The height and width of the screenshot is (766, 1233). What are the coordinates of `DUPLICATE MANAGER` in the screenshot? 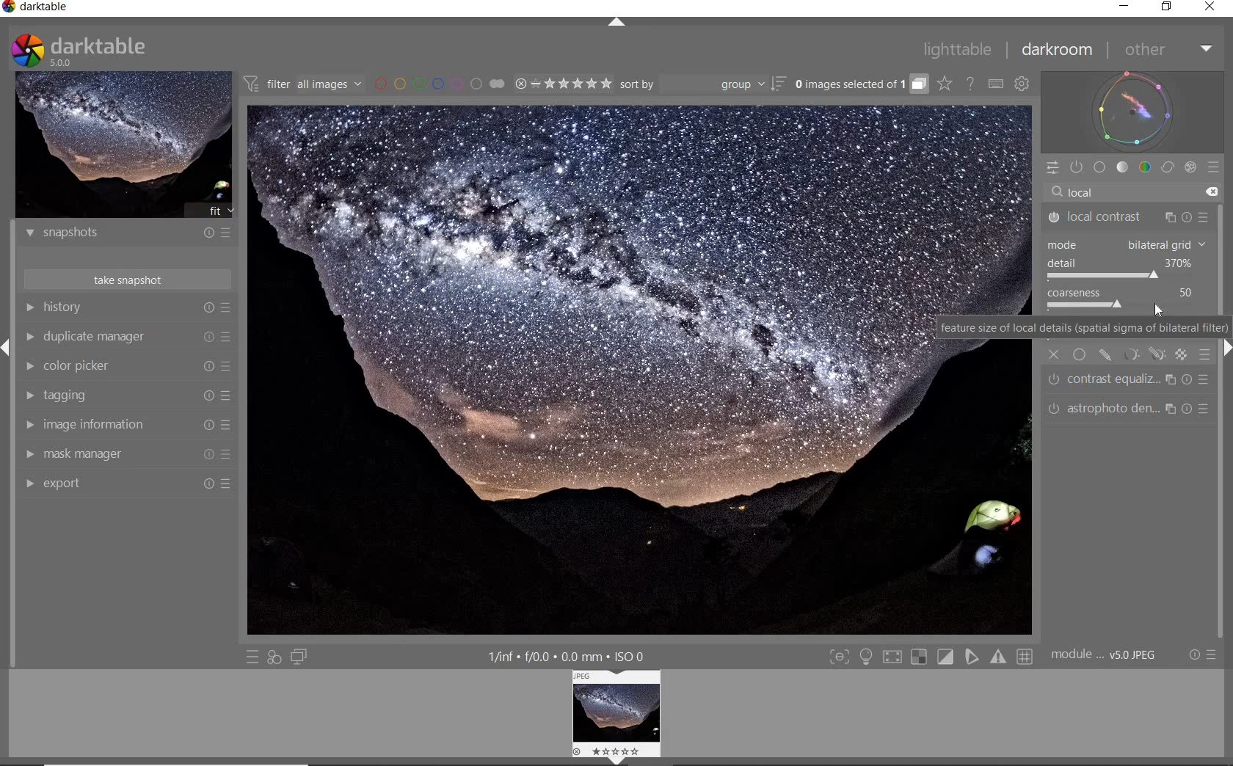 It's located at (32, 338).